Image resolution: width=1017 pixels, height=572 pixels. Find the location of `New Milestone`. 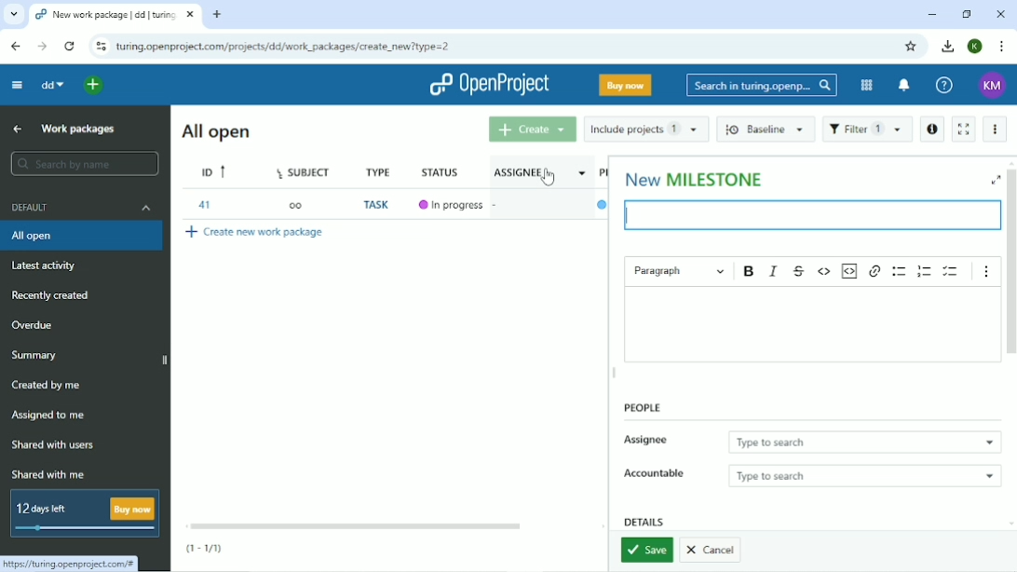

New Milestone is located at coordinates (695, 178).